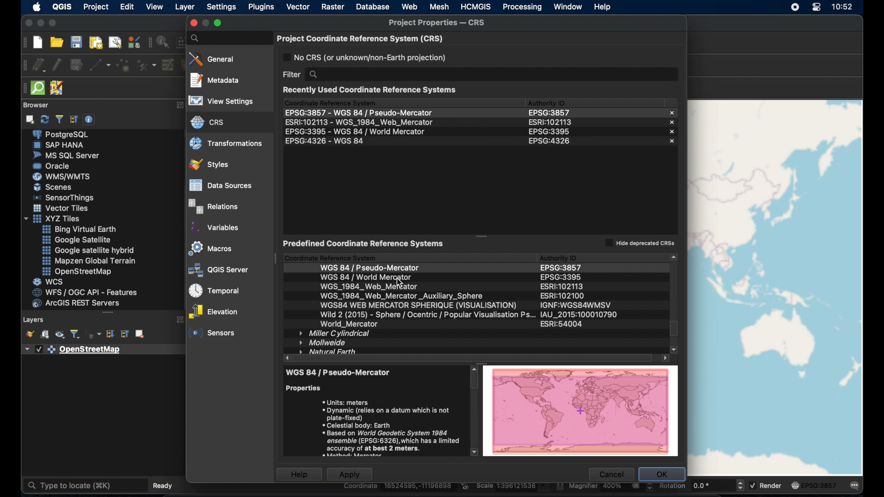 The image size is (884, 497). Describe the element at coordinates (368, 286) in the screenshot. I see `wgs_1984 web mercator` at that location.